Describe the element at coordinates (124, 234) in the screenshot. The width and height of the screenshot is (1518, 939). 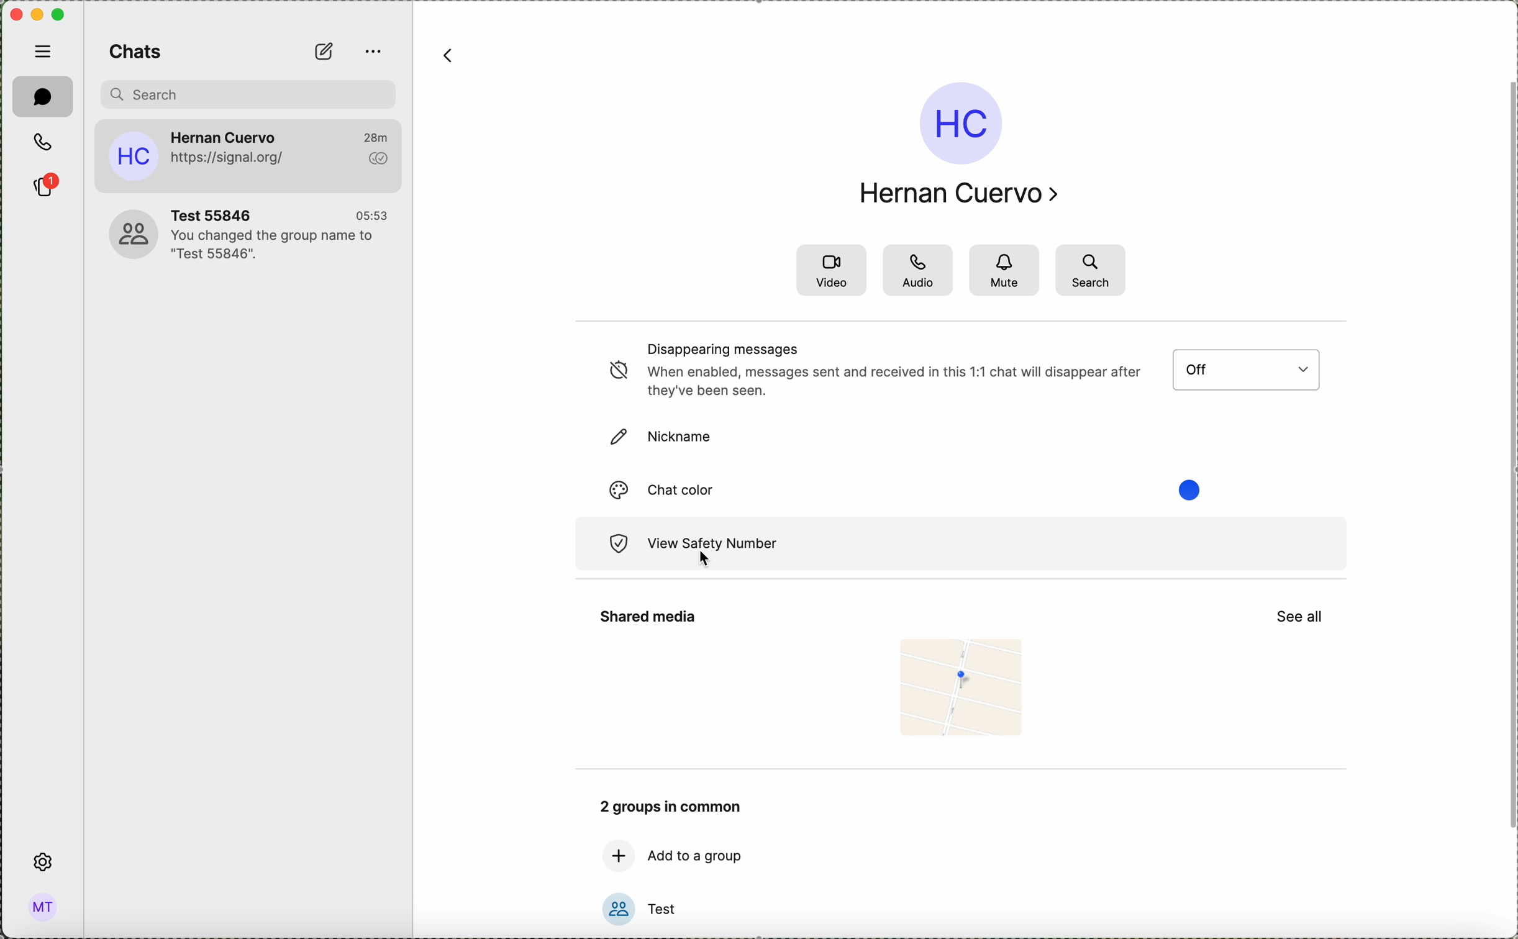
I see `profile ` at that location.